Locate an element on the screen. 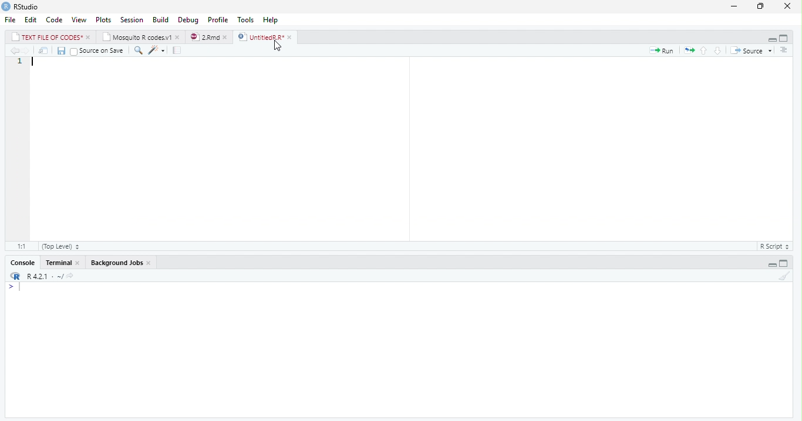  run current file is located at coordinates (664, 51).